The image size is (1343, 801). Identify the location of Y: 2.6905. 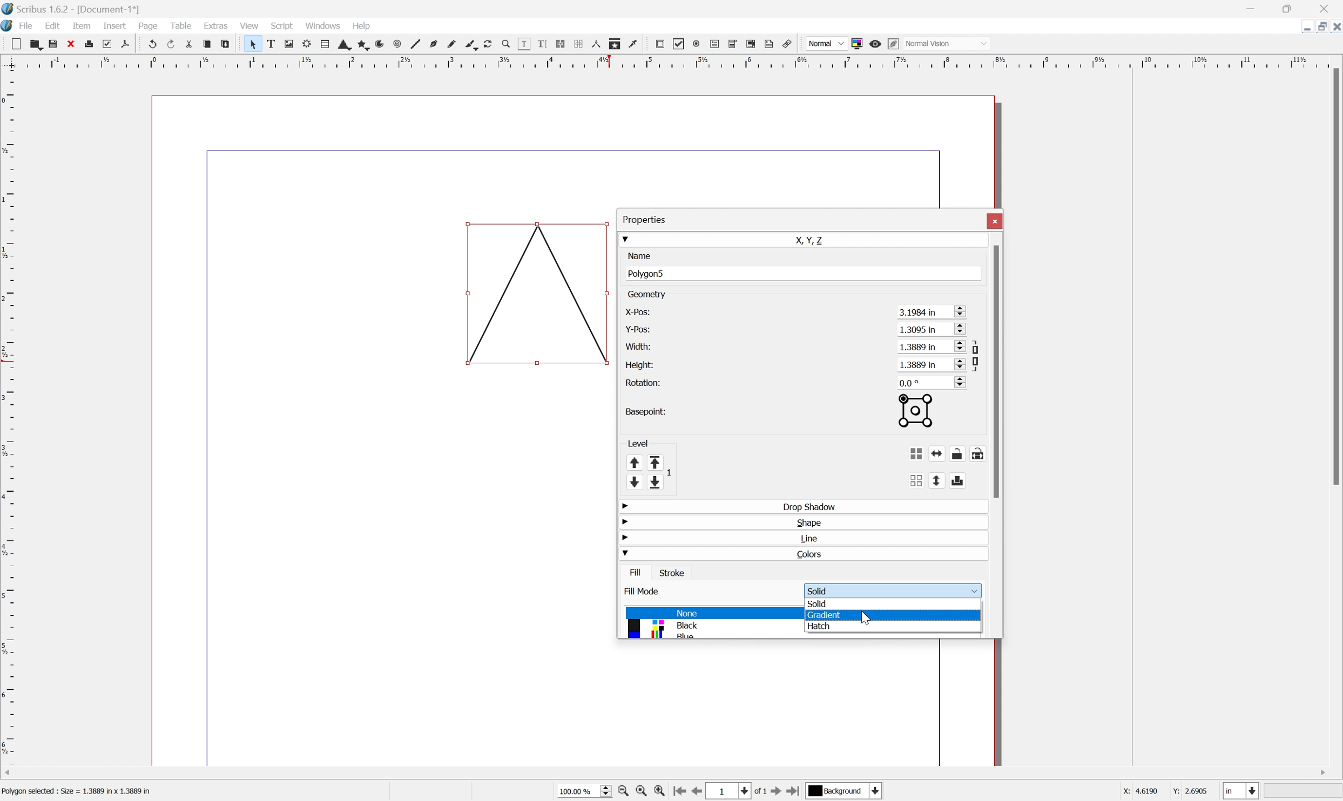
(1190, 792).